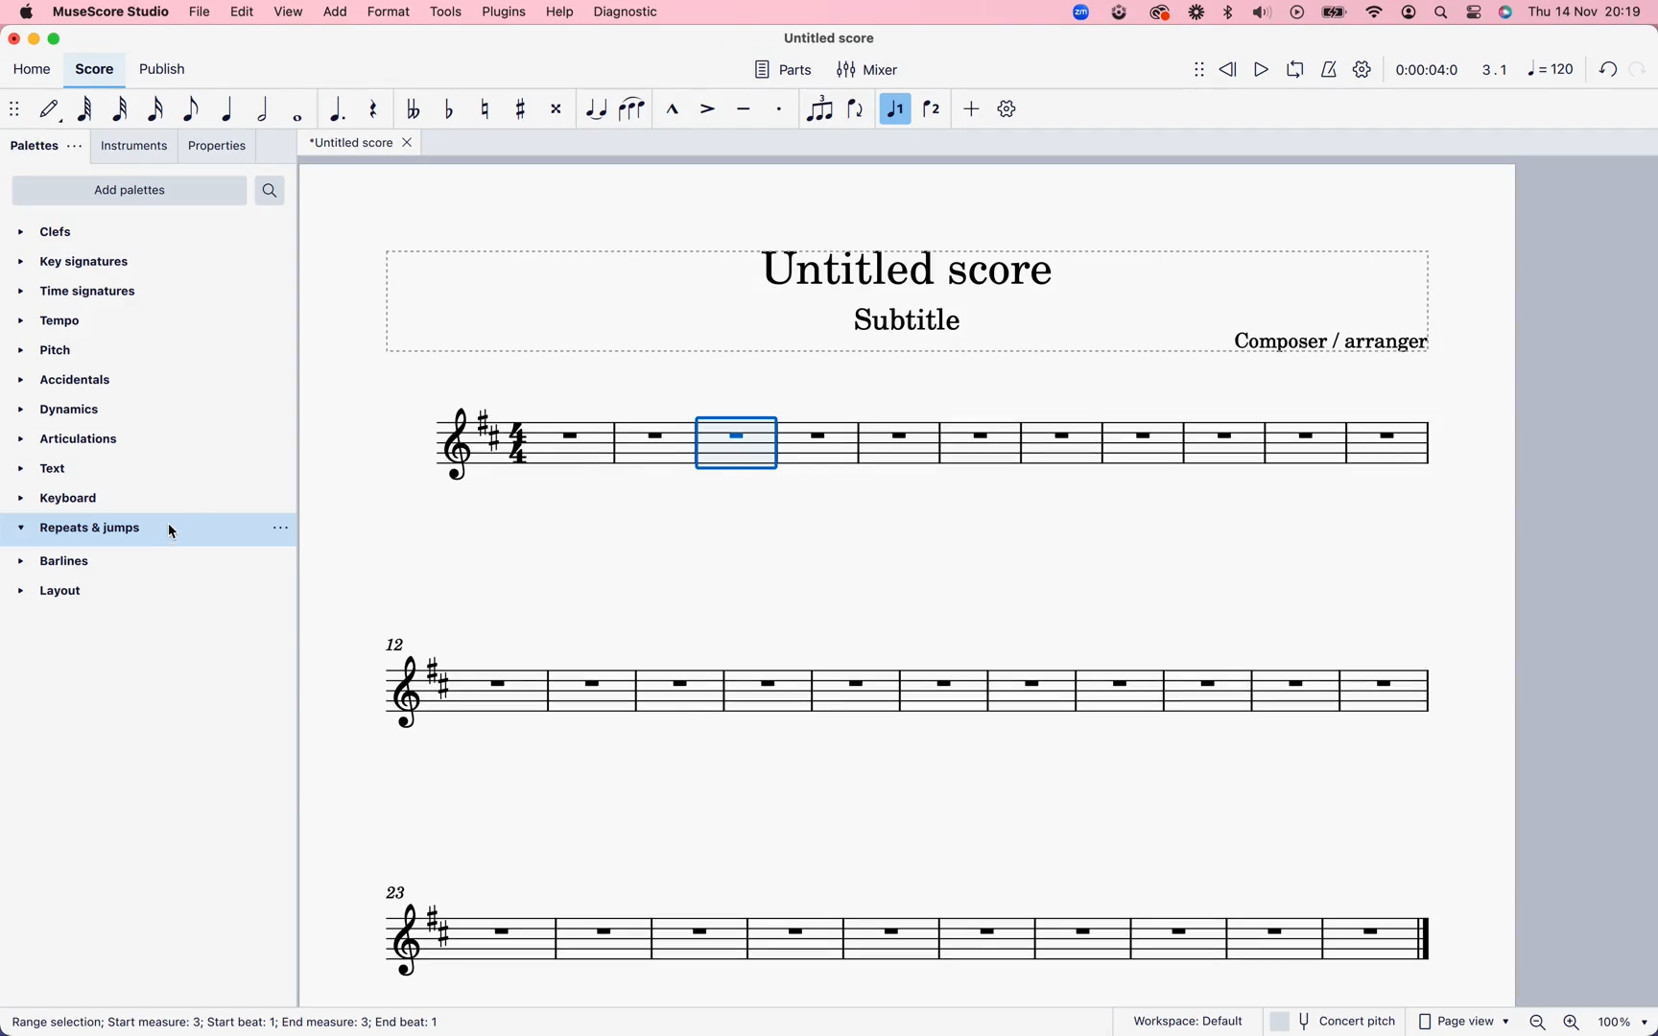 This screenshot has width=1658, height=1036. I want to click on view, so click(290, 12).